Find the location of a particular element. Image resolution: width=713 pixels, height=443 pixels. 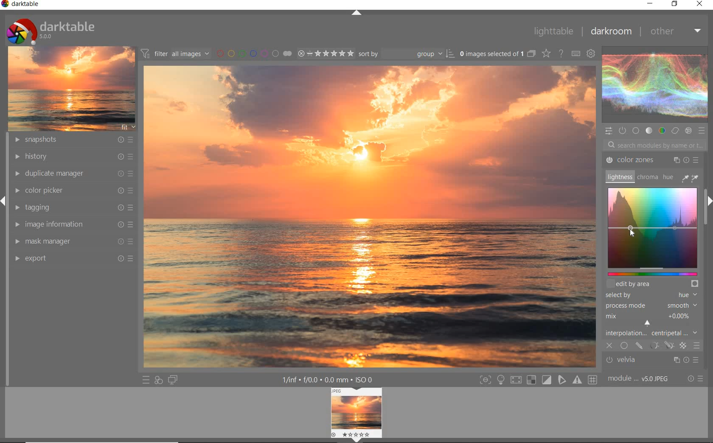

OTHER INTERFACE DETAIL is located at coordinates (329, 380).